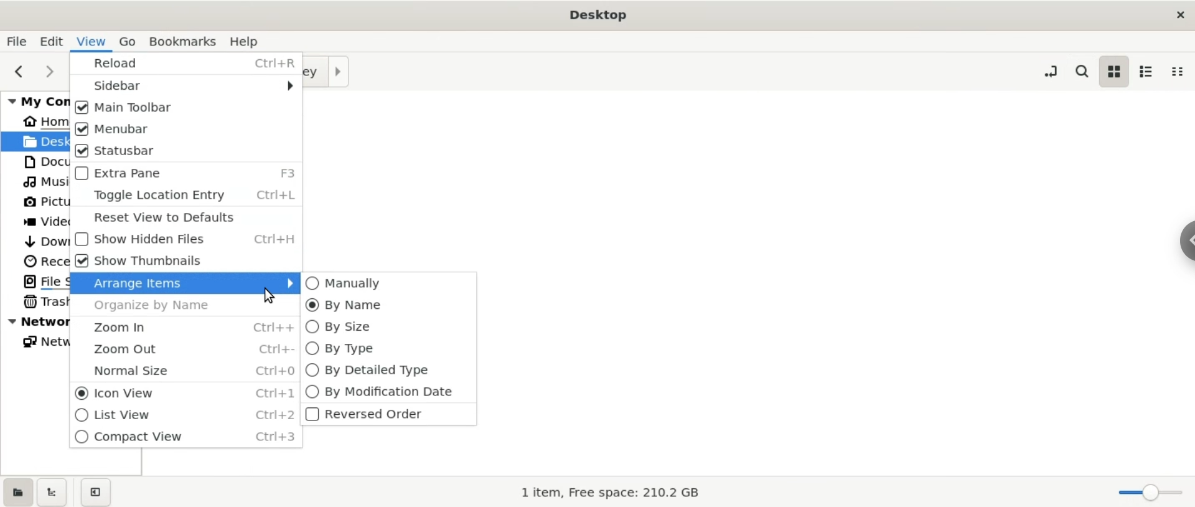 The width and height of the screenshot is (1195, 507). What do you see at coordinates (1178, 14) in the screenshot?
I see `close` at bounding box center [1178, 14].